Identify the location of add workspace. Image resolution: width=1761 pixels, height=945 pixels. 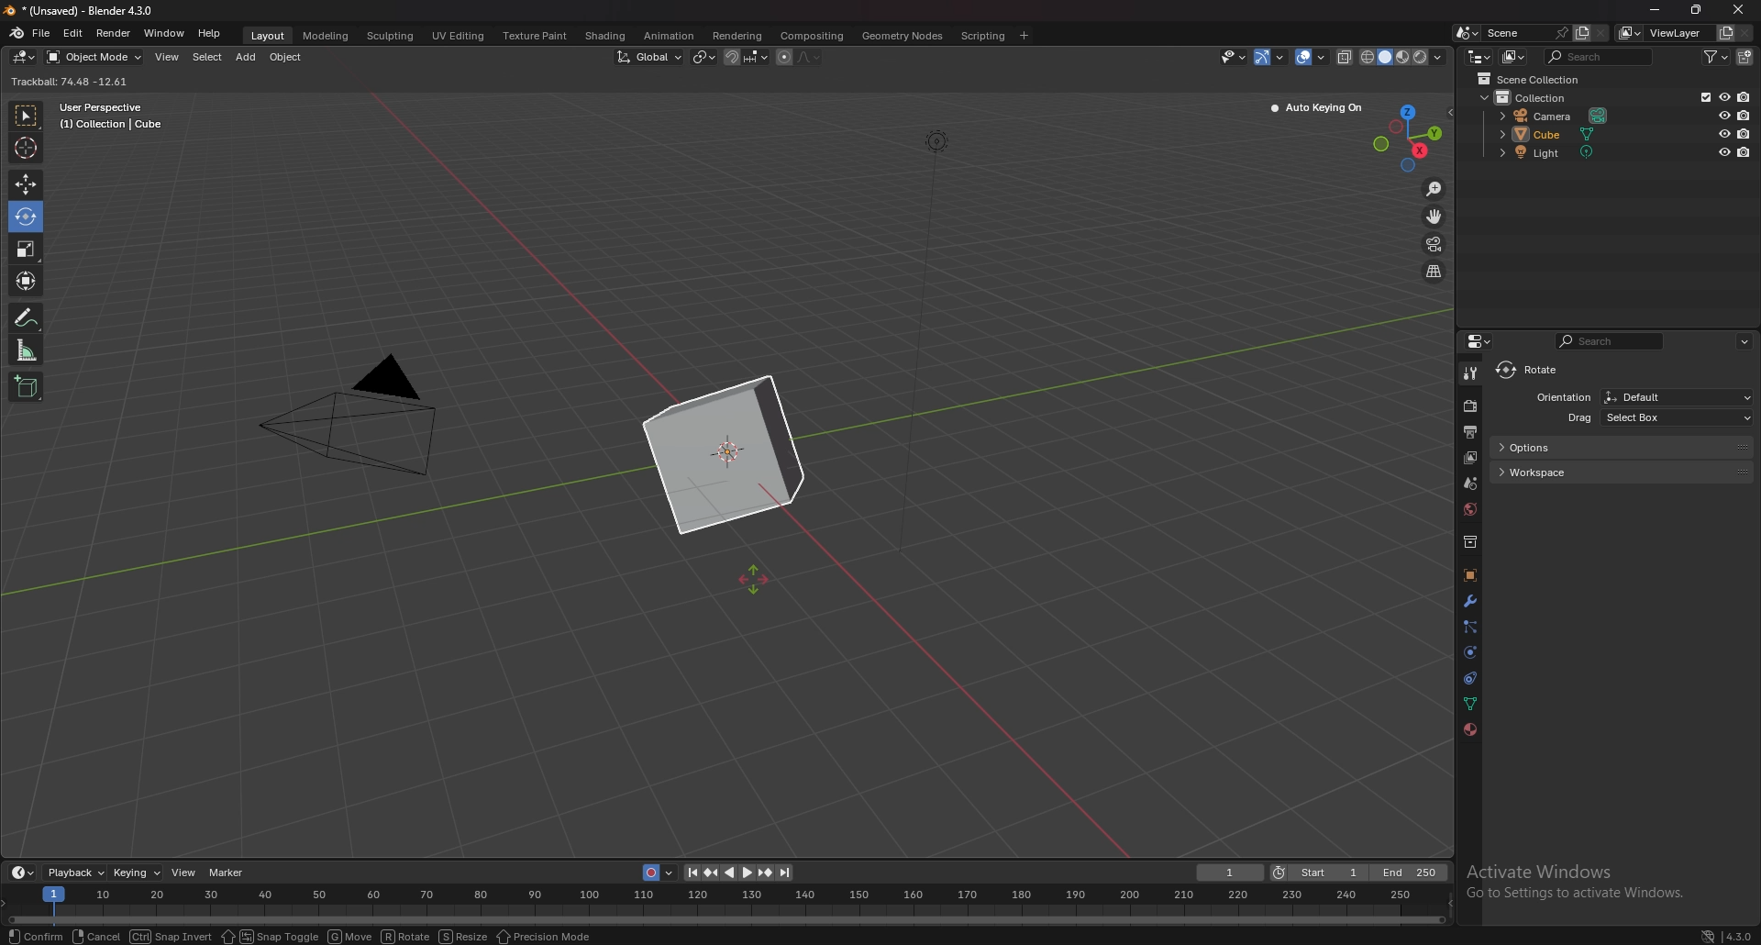
(1025, 35).